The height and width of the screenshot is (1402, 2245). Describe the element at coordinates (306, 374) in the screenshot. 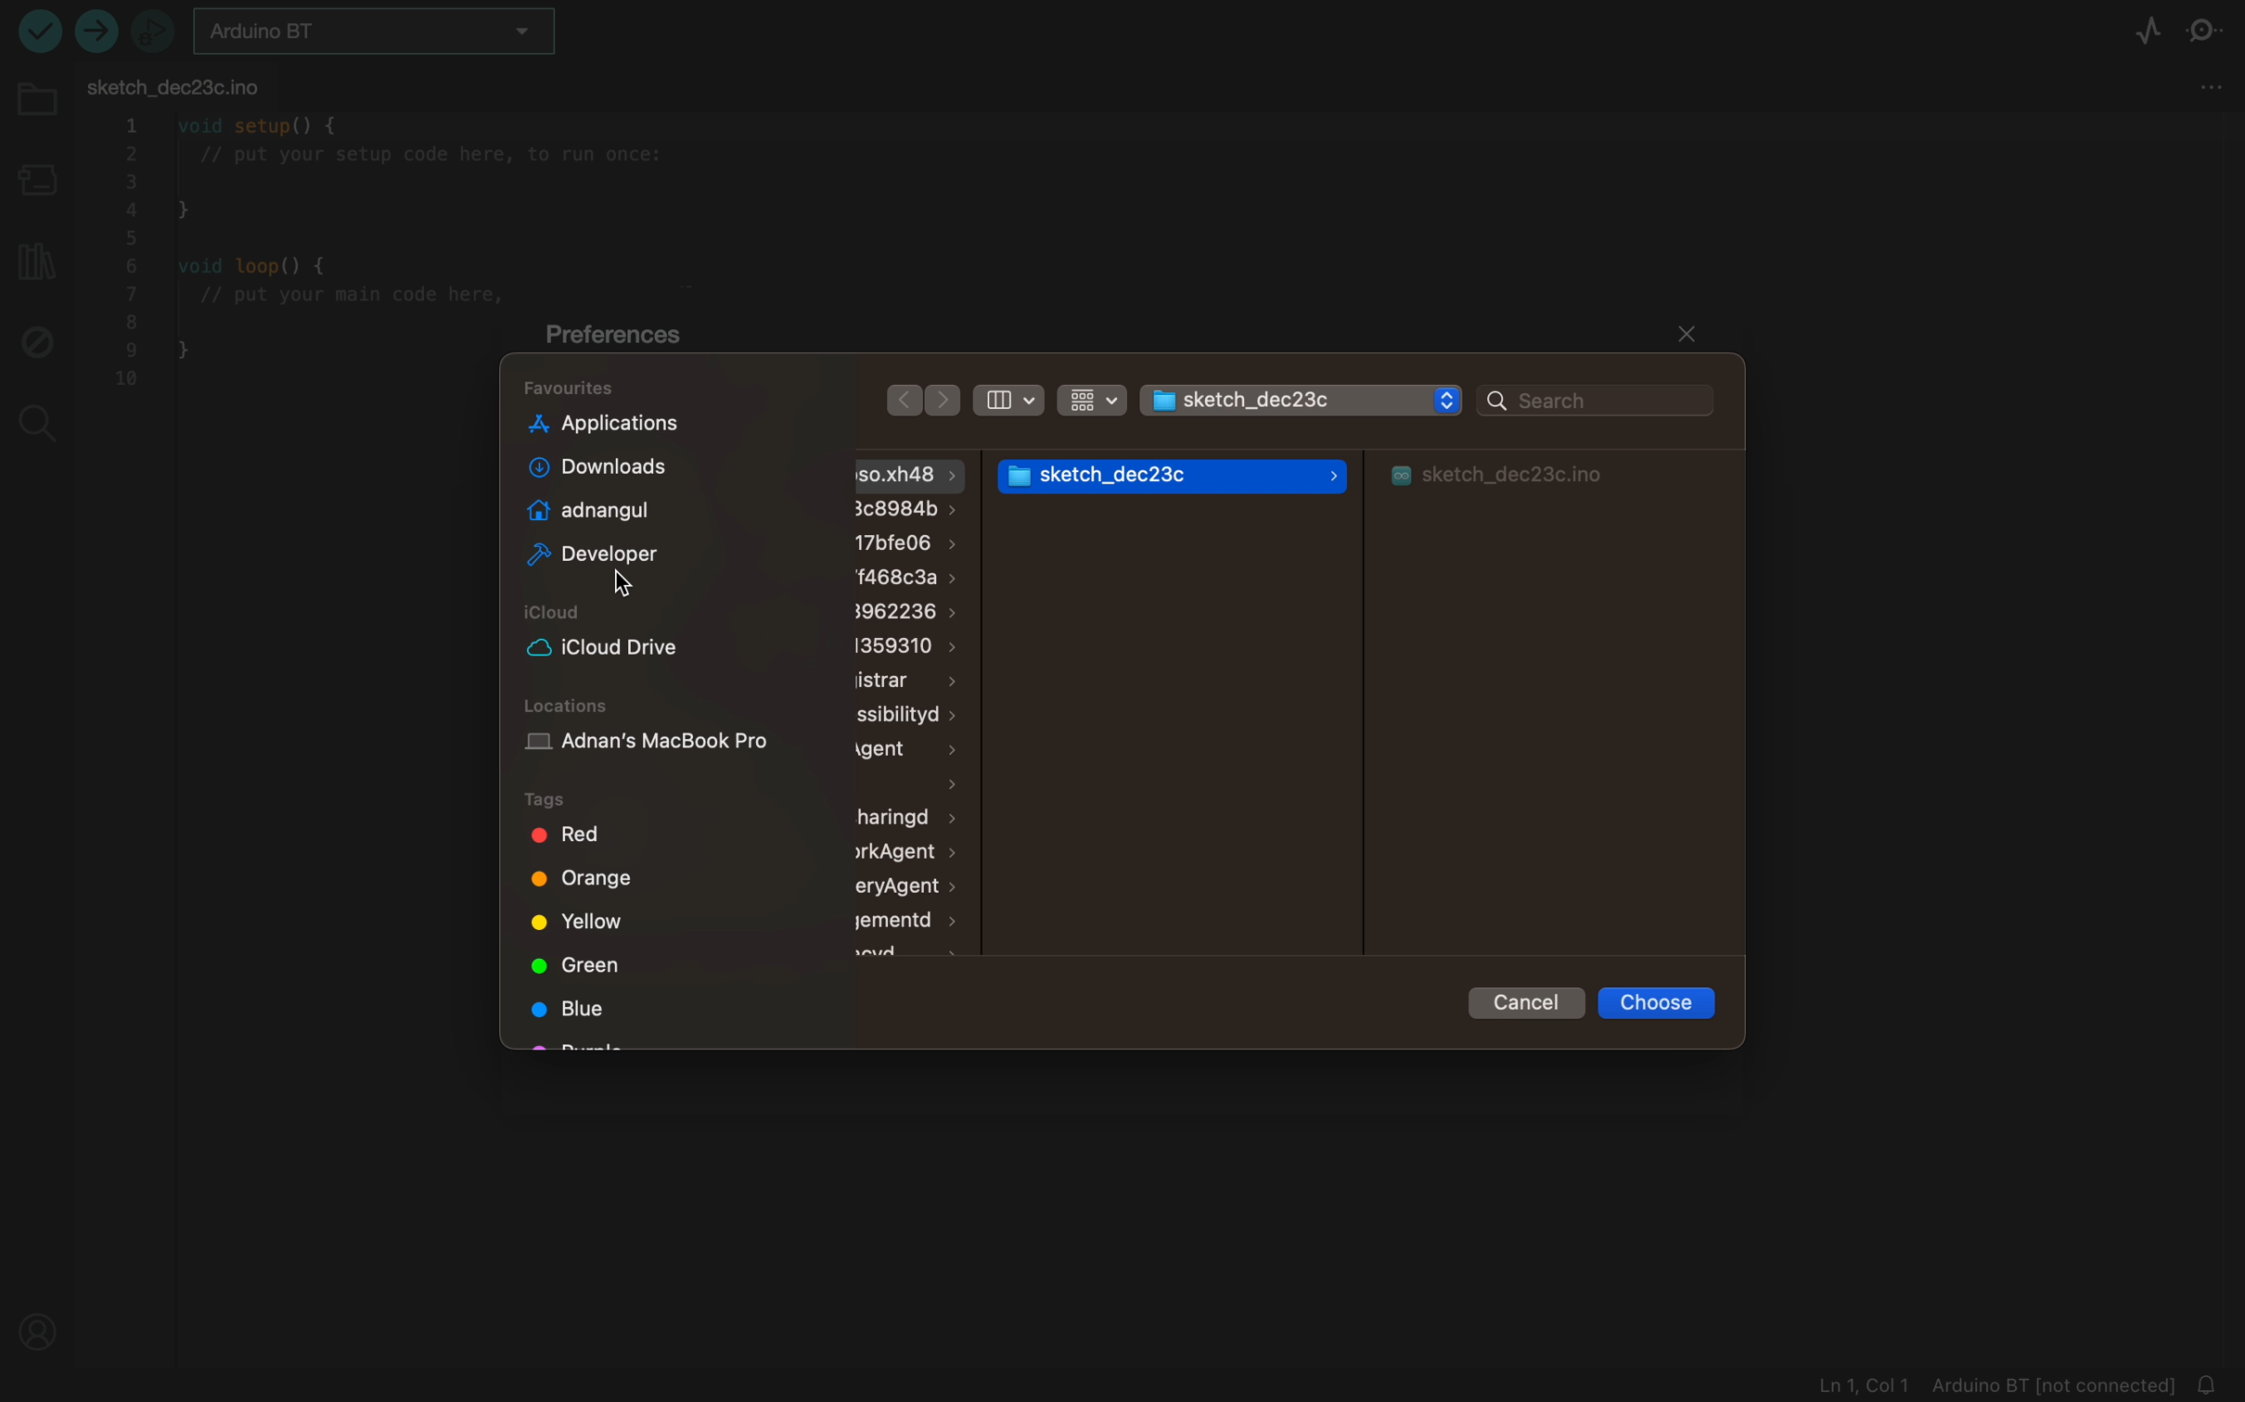

I see `file code` at that location.